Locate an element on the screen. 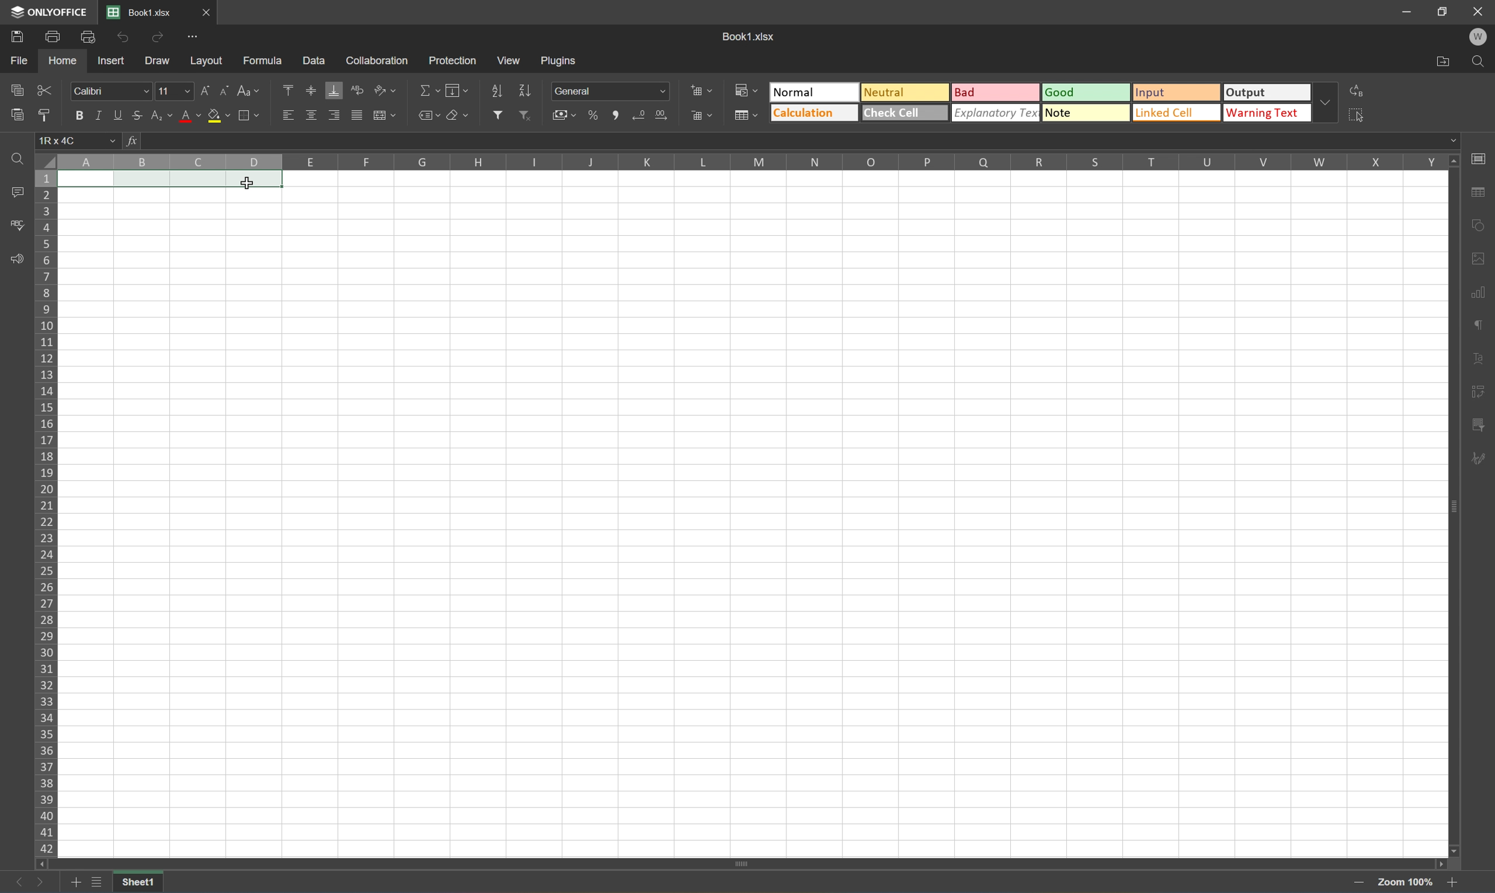  Pivot table settings is located at coordinates (1478, 427).